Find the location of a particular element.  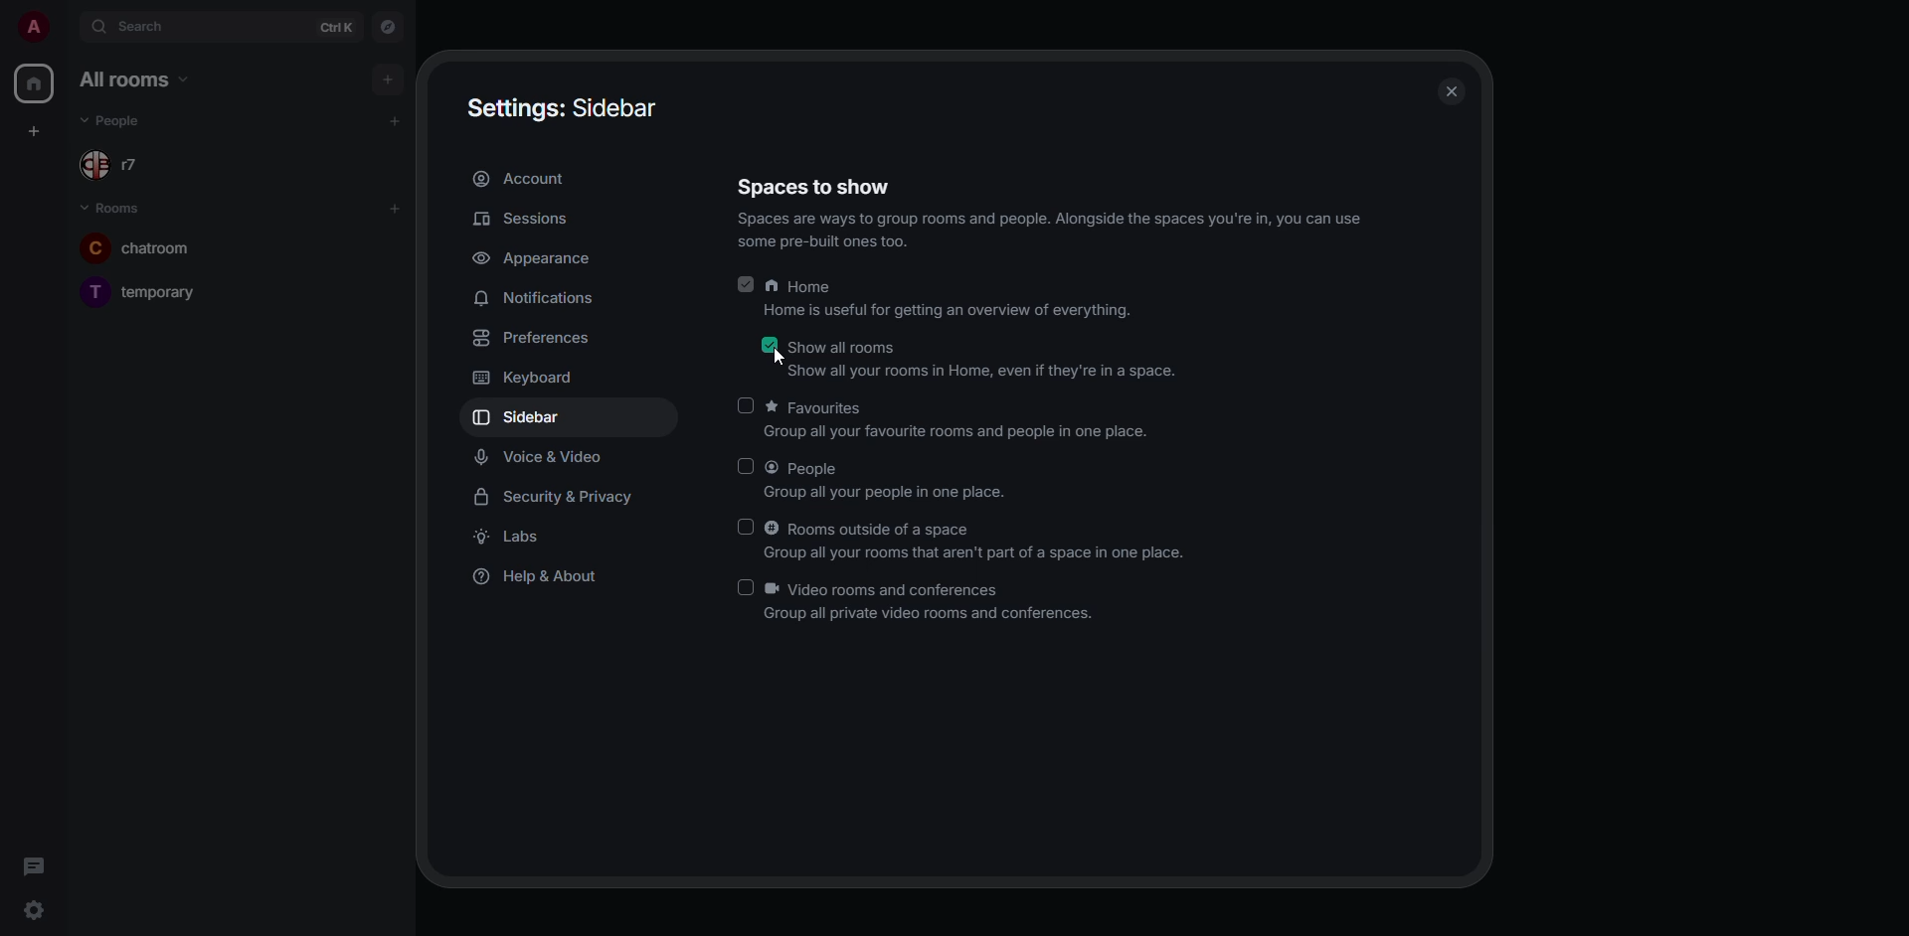

Show all rooms
Show all your rooms in Home, even if they're in a space. is located at coordinates (985, 360).